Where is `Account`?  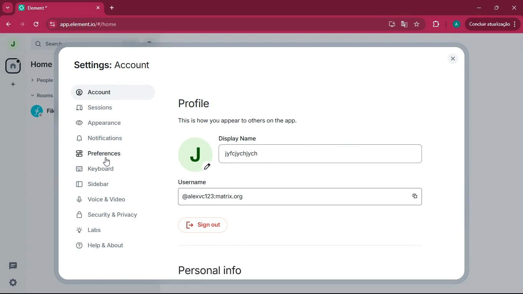 Account is located at coordinates (108, 92).